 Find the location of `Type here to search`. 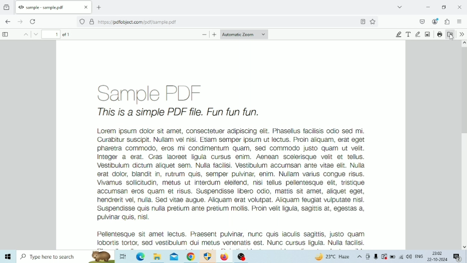

Type here to search is located at coordinates (66, 257).